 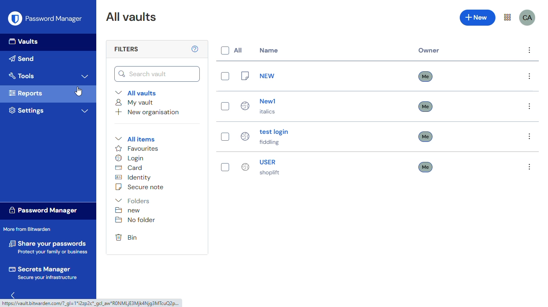 I want to click on filters, so click(x=127, y=49).